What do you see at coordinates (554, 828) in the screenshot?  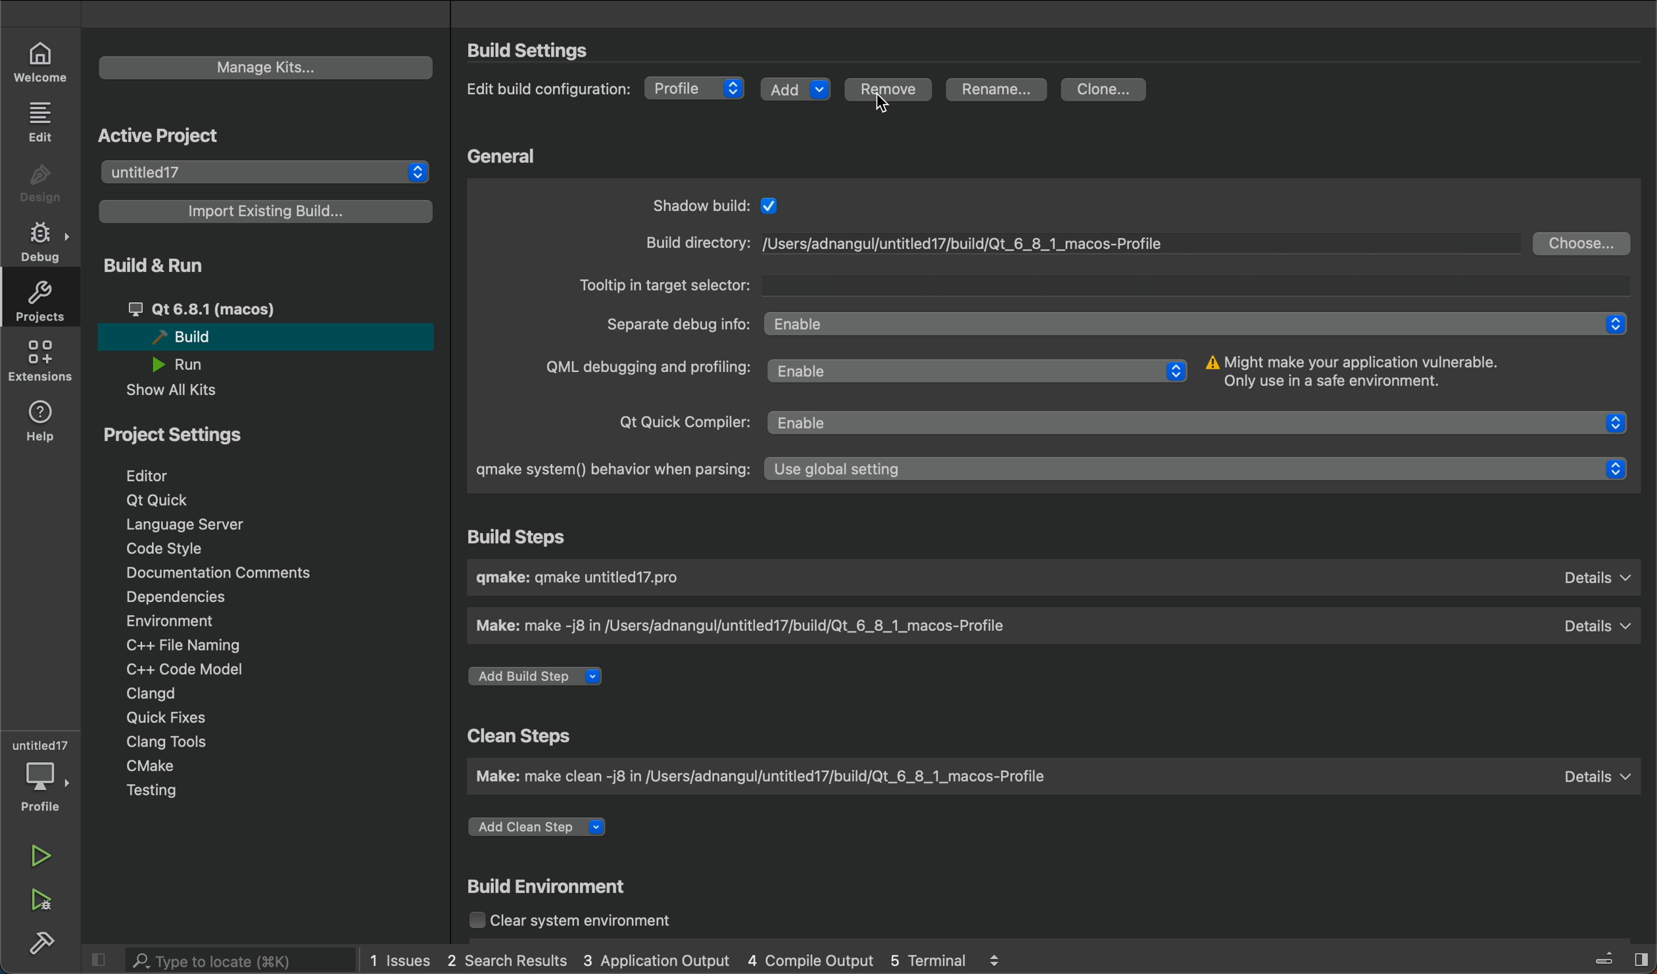 I see `add a step` at bounding box center [554, 828].